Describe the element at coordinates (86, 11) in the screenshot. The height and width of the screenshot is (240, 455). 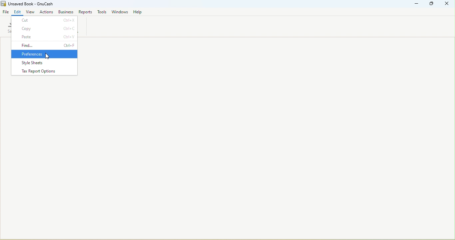
I see `reports` at that location.